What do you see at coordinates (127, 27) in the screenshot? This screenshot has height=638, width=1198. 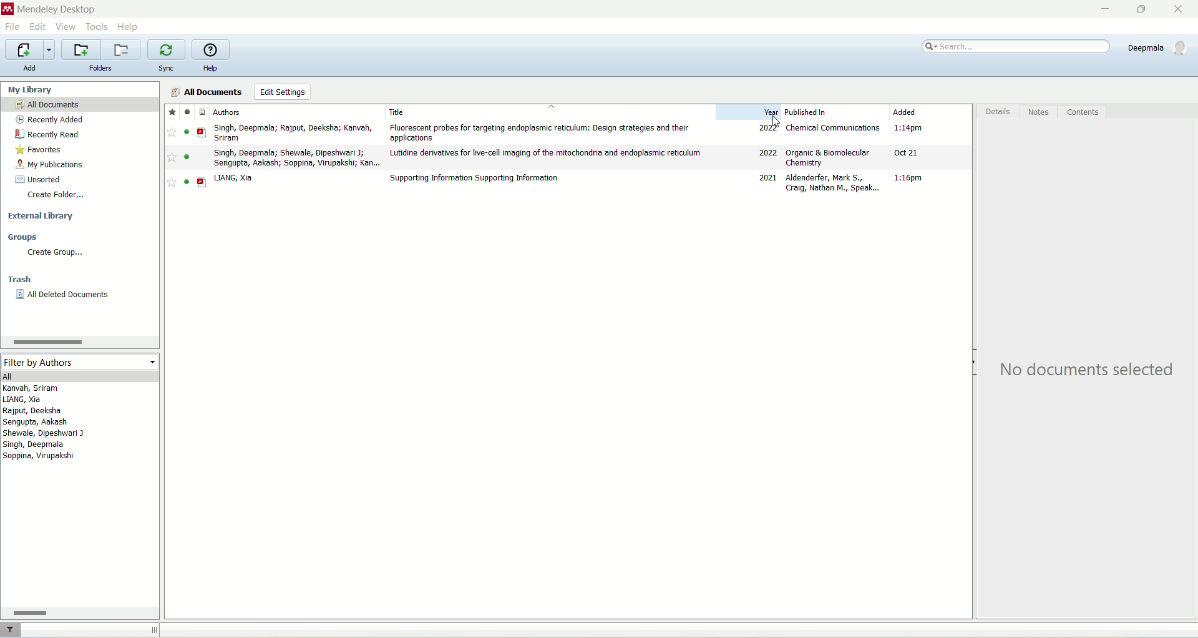 I see `help` at bounding box center [127, 27].